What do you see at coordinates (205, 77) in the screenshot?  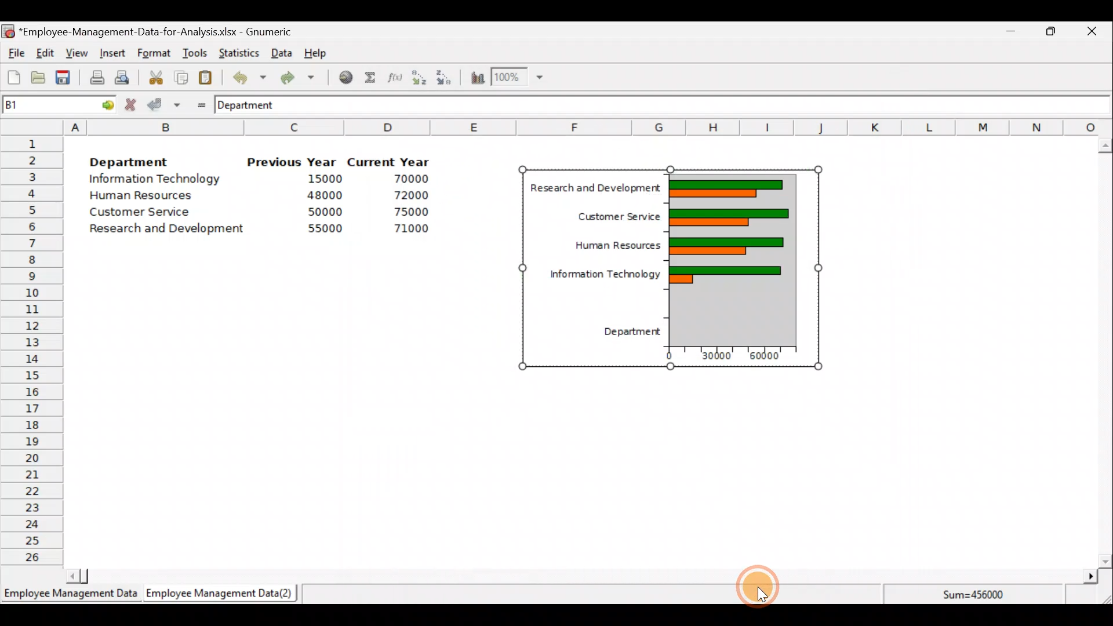 I see `Paste the clipboard` at bounding box center [205, 77].